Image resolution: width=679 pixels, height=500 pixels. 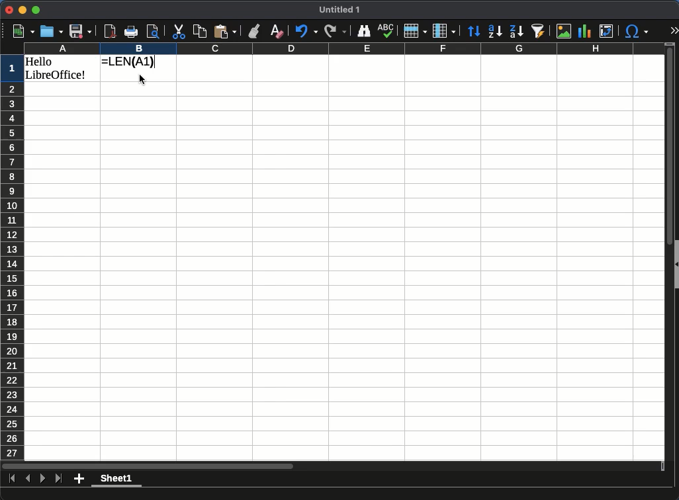 I want to click on rows, so click(x=11, y=259).